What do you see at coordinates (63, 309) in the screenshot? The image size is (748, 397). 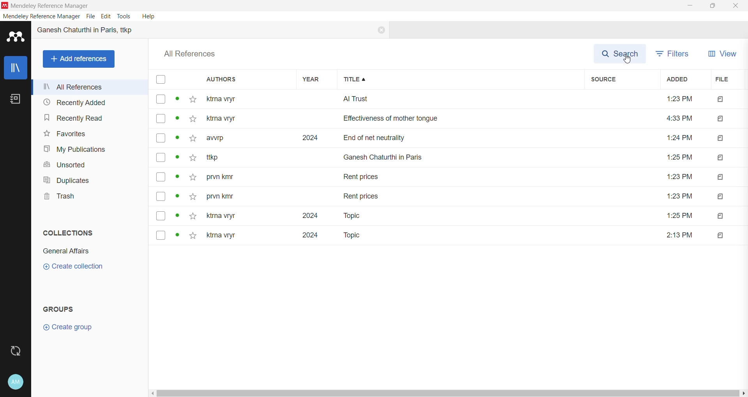 I see `Groups` at bounding box center [63, 309].